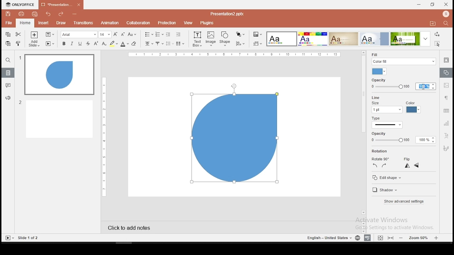  What do you see at coordinates (88, 43) in the screenshot?
I see `strikethrough` at bounding box center [88, 43].